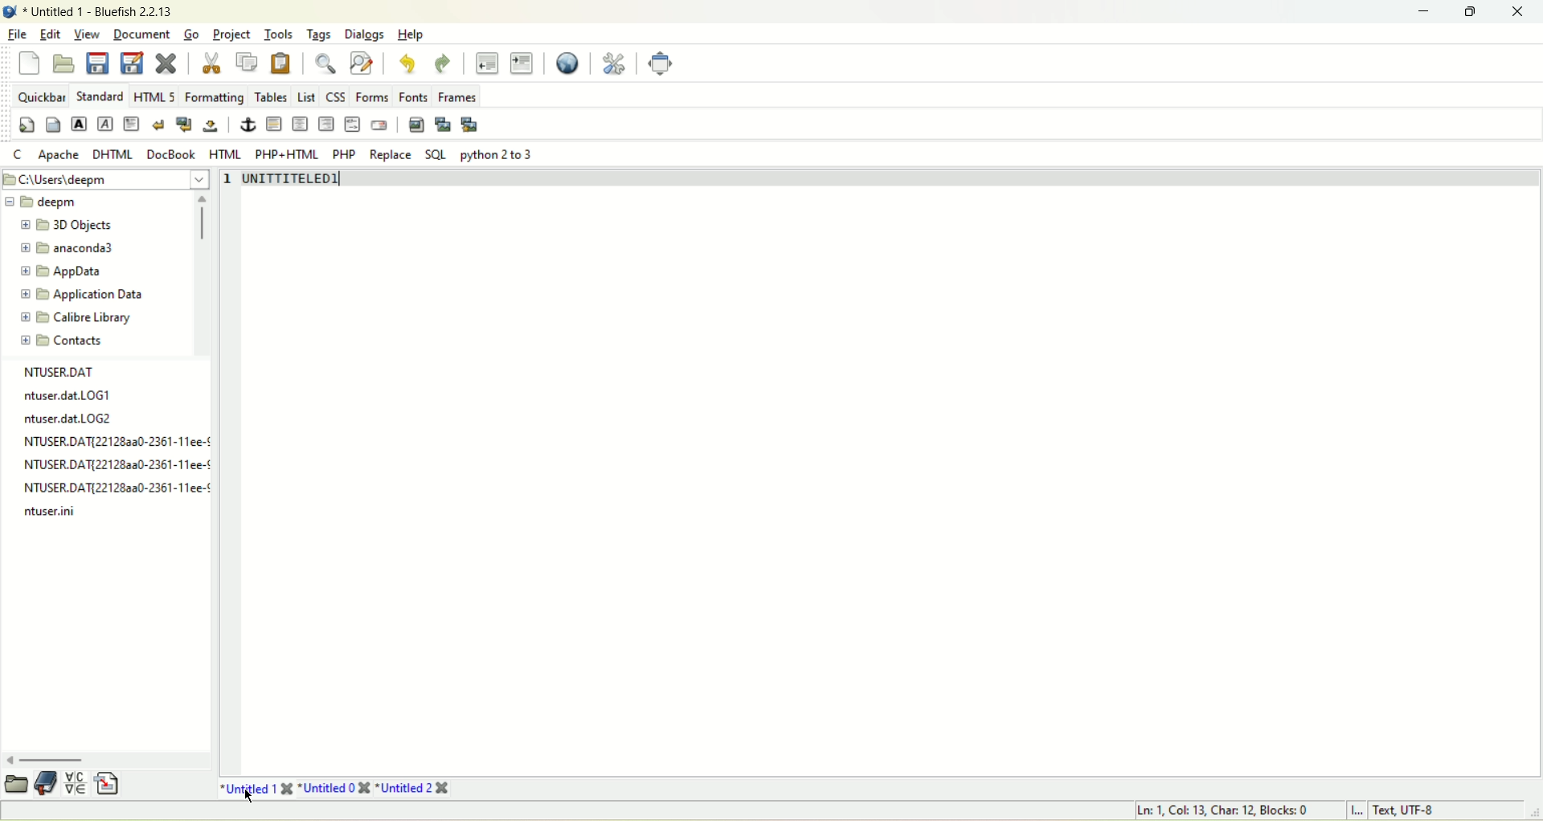 This screenshot has height=821, width=1543. Describe the element at coordinates (107, 123) in the screenshot. I see `emphasized` at that location.